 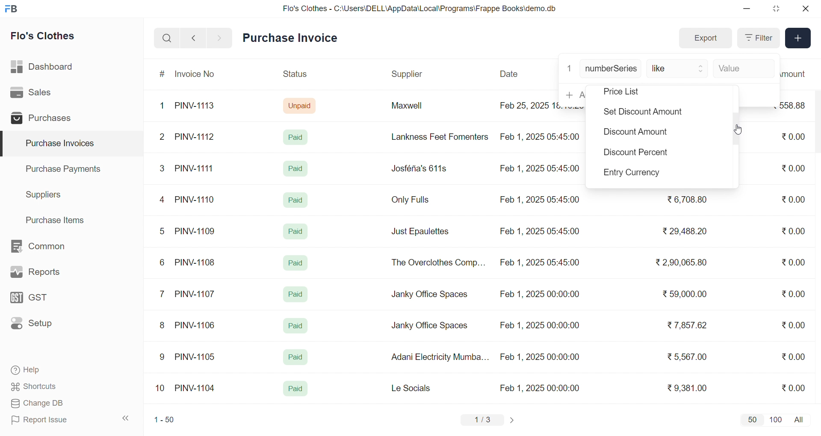 What do you see at coordinates (196, 231) in the screenshot?
I see `PINV-1109` at bounding box center [196, 231].